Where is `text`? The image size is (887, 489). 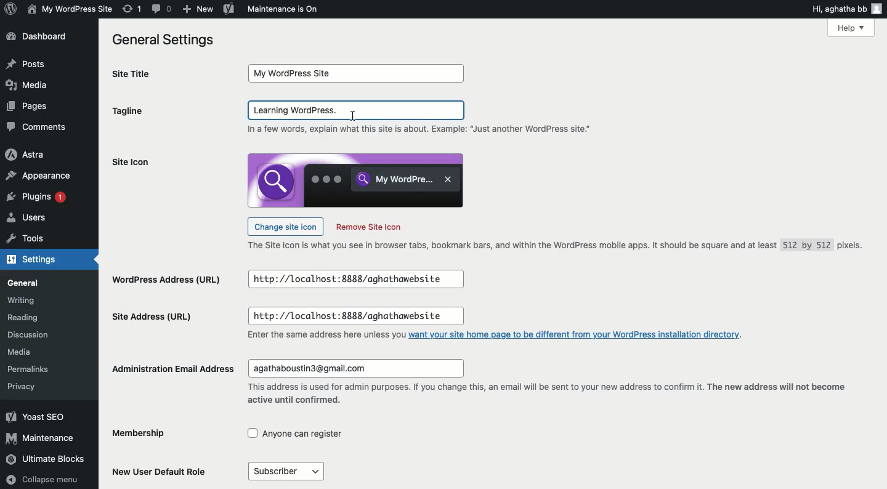 text is located at coordinates (545, 395).